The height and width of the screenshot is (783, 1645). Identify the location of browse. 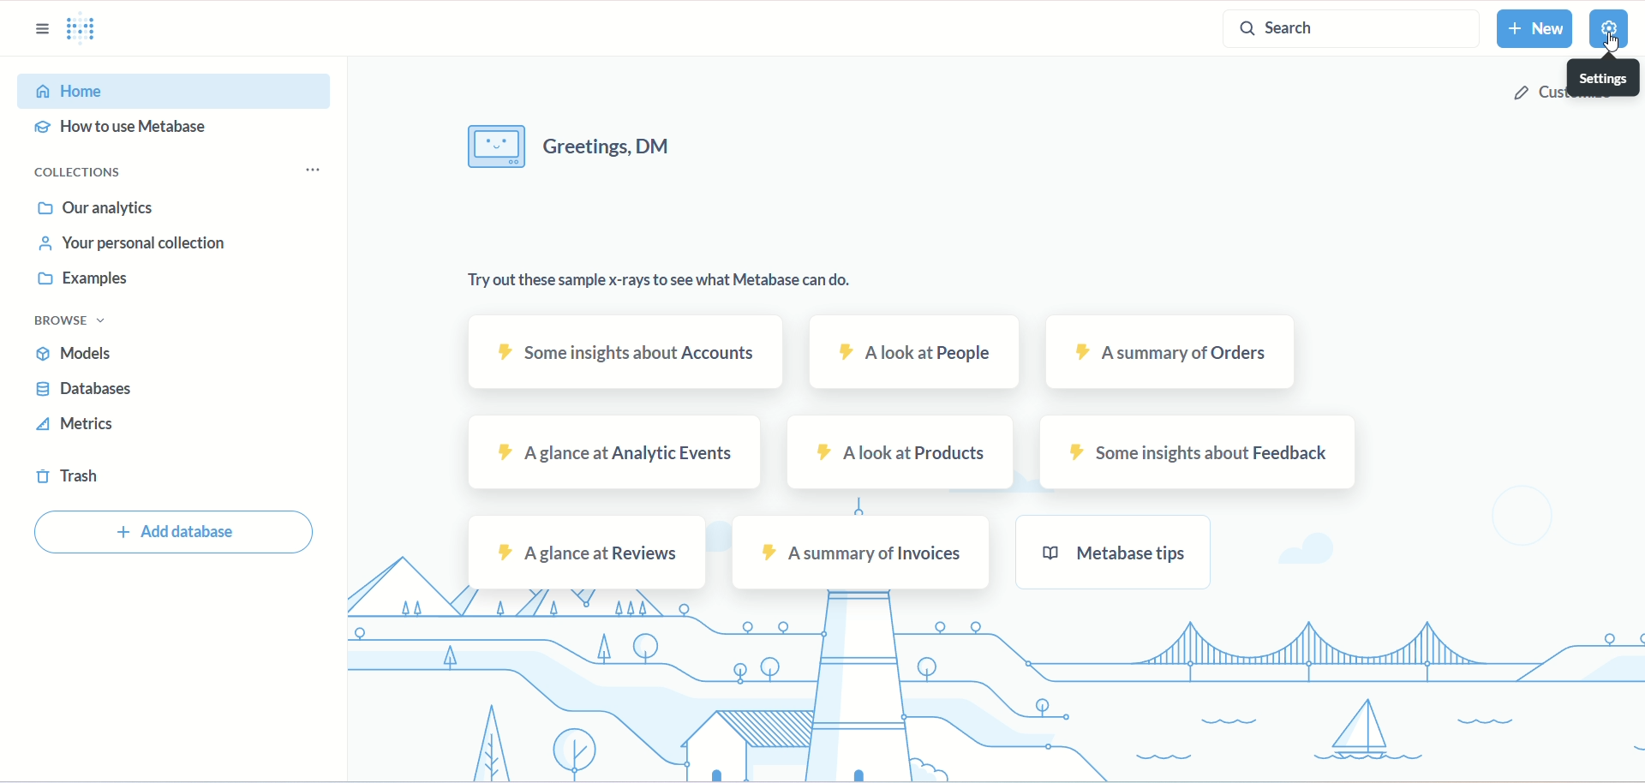
(71, 321).